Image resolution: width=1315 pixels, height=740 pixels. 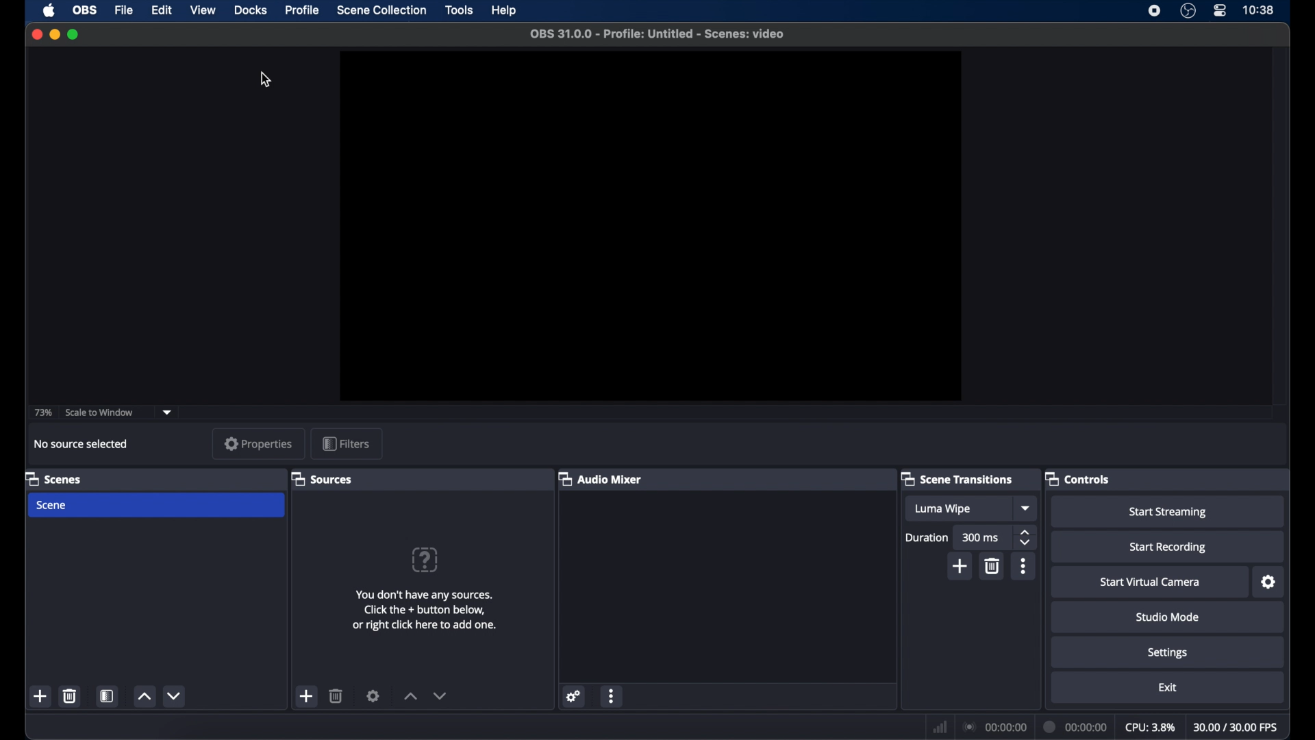 What do you see at coordinates (982, 538) in the screenshot?
I see `300 ms` at bounding box center [982, 538].